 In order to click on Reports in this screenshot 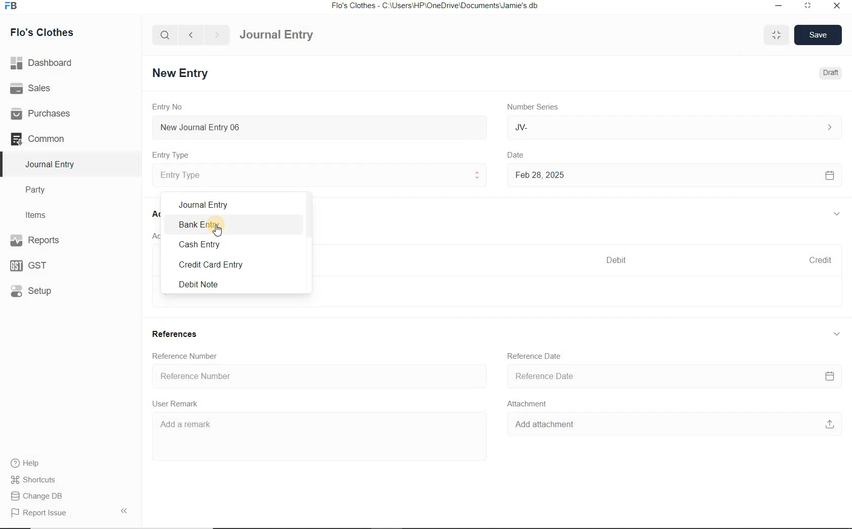, I will do `click(51, 241)`.